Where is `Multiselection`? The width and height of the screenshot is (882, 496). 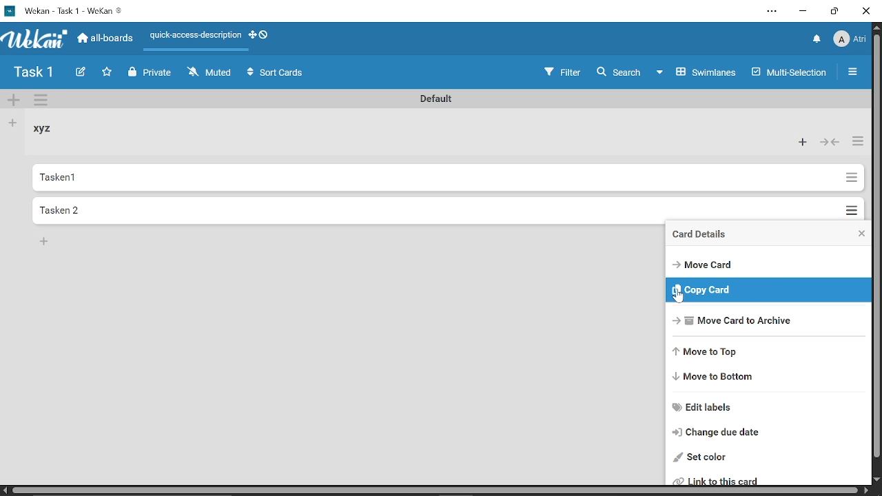 Multiselection is located at coordinates (790, 72).